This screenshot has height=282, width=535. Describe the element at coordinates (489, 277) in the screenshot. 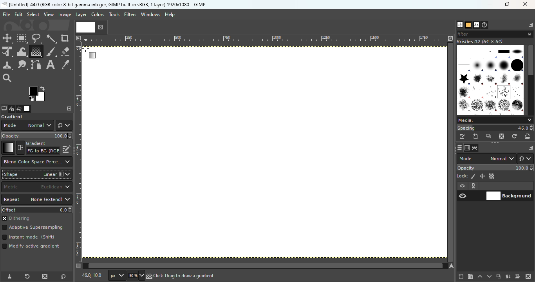

I see `Lower this layer one step in the layer stack` at that location.